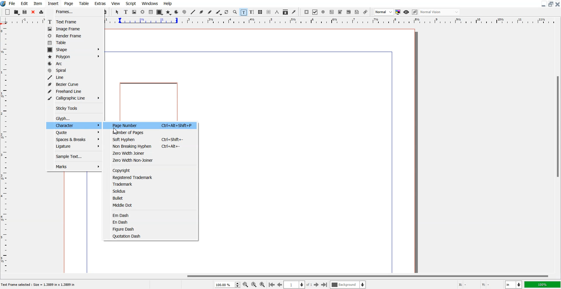 The image size is (561, 289). What do you see at coordinates (153, 146) in the screenshot?
I see `Non Breaking Hyphen` at bounding box center [153, 146].